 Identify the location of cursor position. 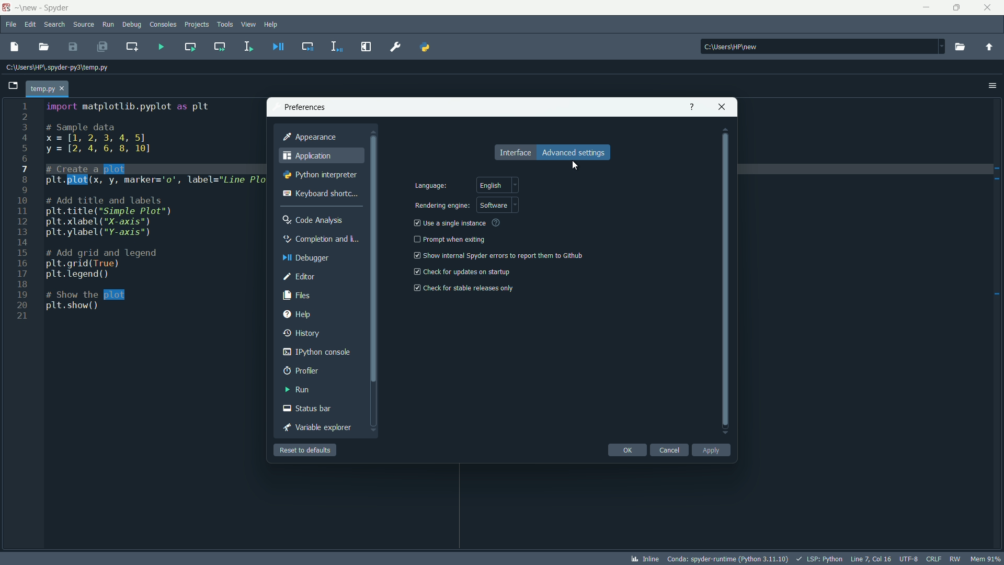
(872, 559).